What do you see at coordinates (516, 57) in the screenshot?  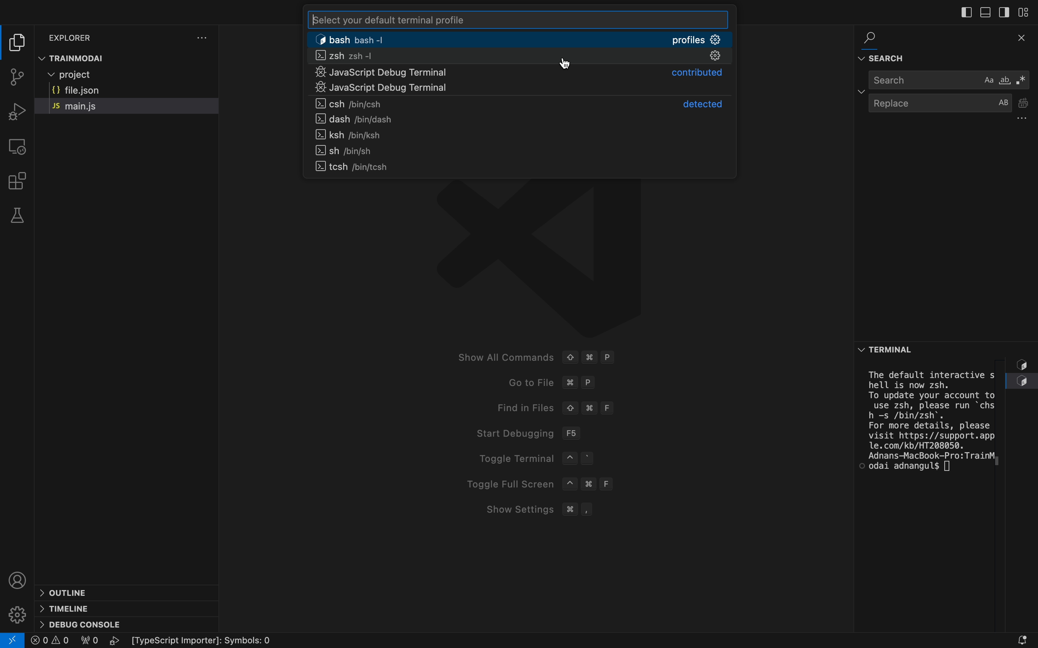 I see `zsh terminal` at bounding box center [516, 57].